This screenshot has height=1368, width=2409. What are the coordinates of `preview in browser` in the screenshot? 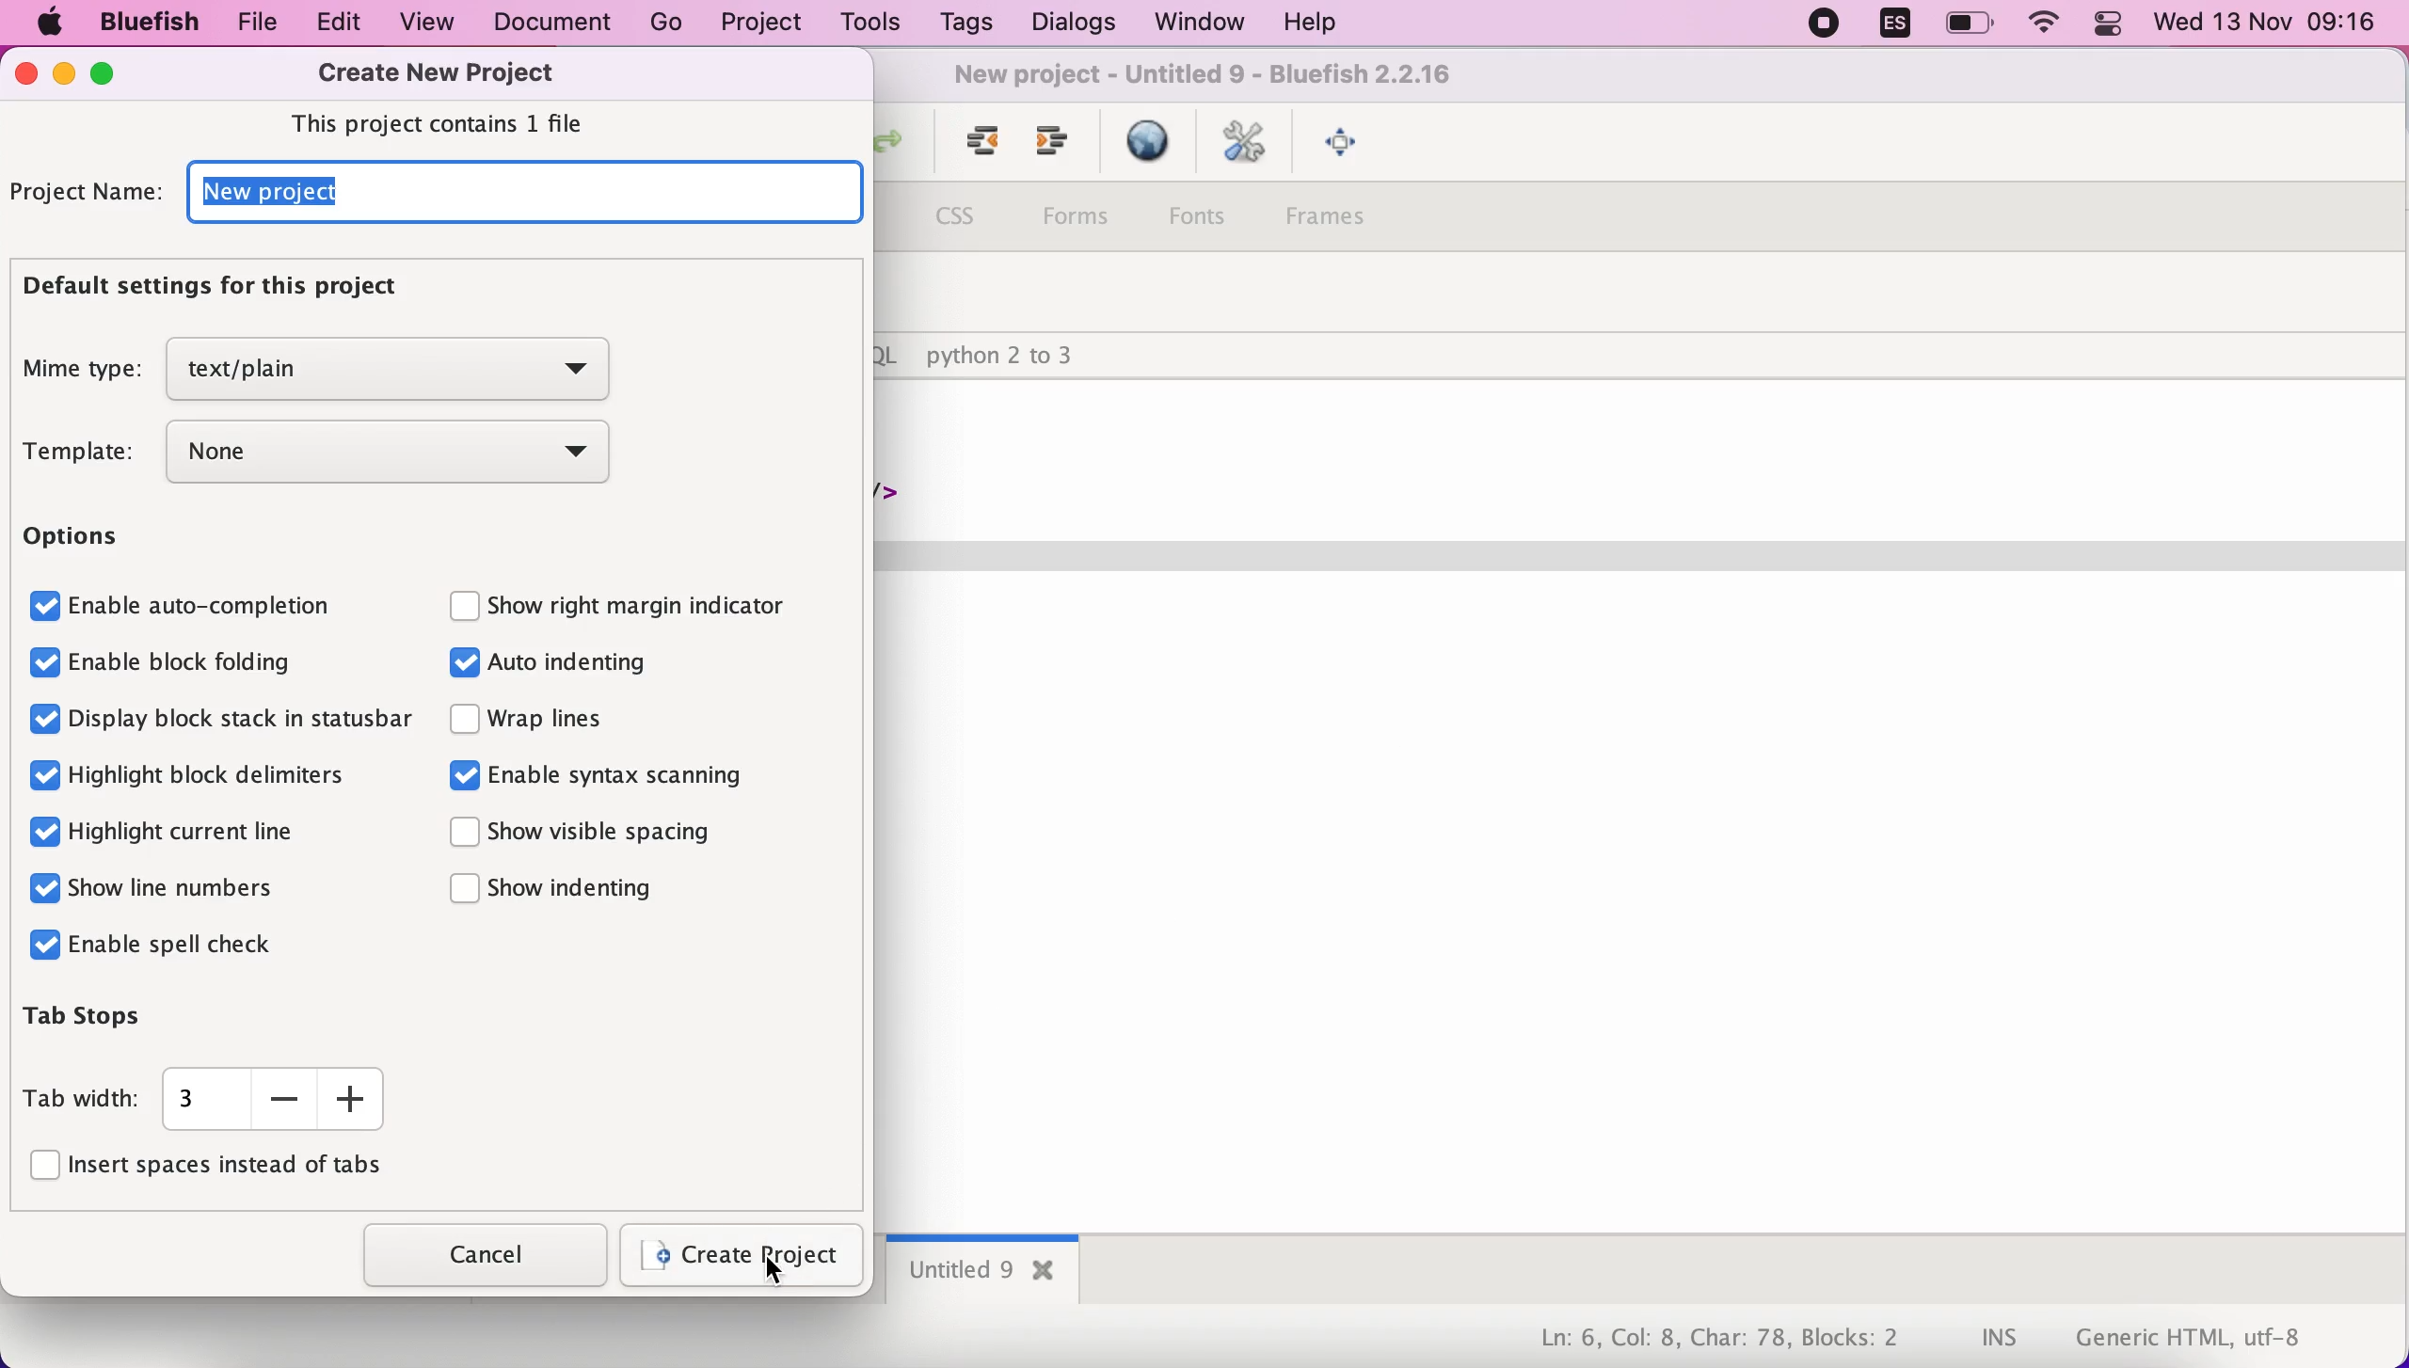 It's located at (1147, 143).